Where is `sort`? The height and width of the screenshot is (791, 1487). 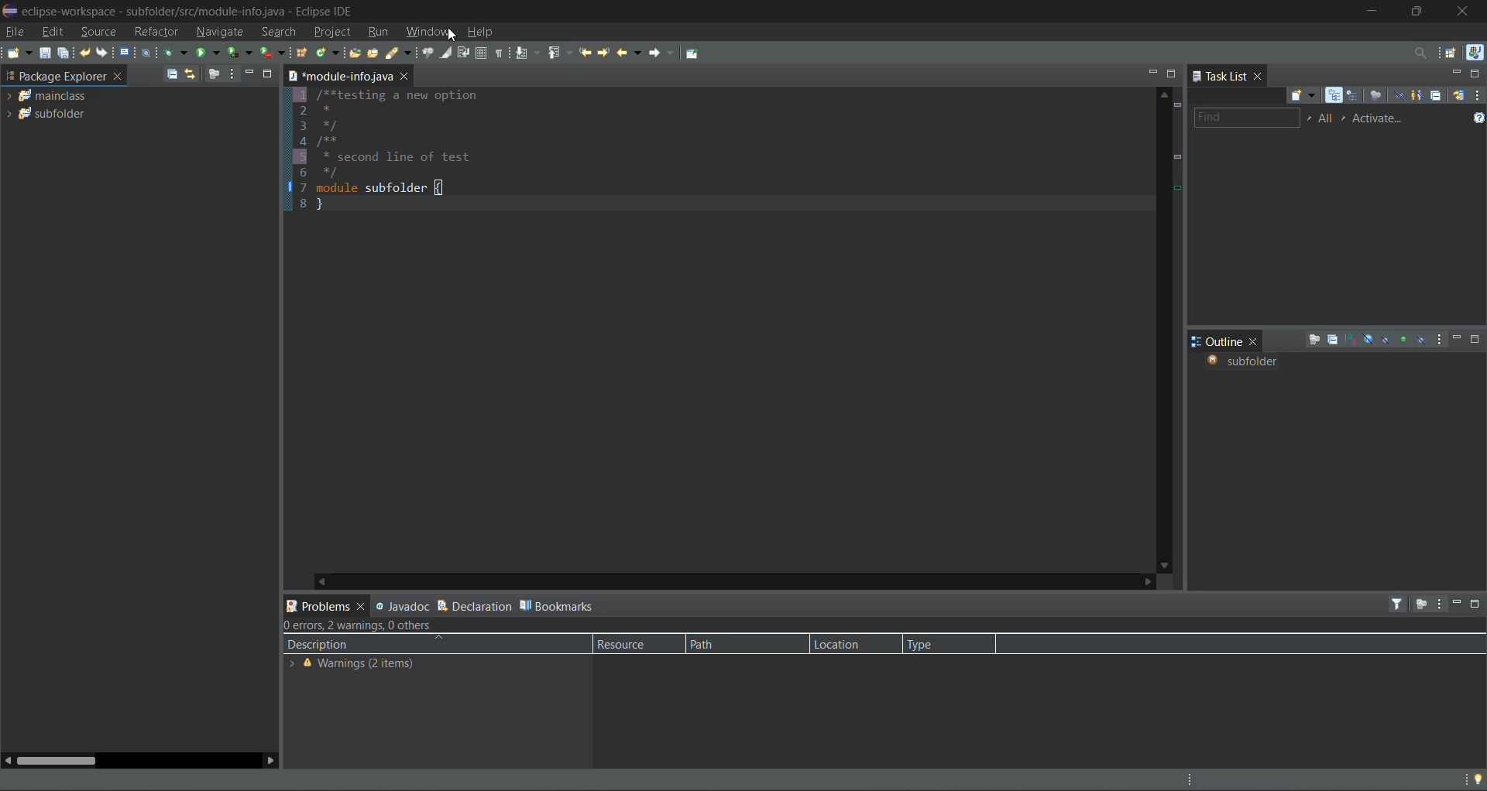 sort is located at coordinates (1351, 339).